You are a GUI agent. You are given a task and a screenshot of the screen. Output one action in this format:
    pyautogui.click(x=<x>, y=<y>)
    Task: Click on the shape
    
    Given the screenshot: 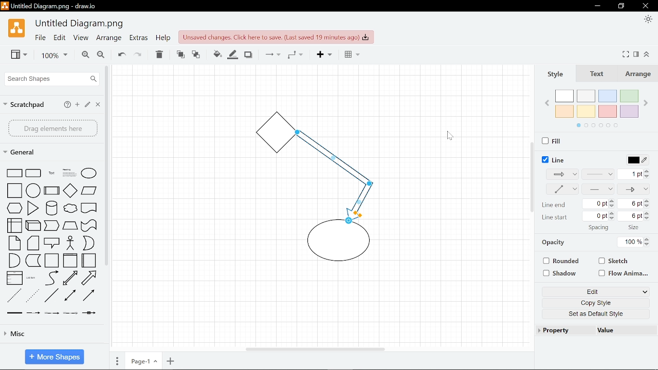 What is the action you would take?
    pyautogui.click(x=89, y=244)
    